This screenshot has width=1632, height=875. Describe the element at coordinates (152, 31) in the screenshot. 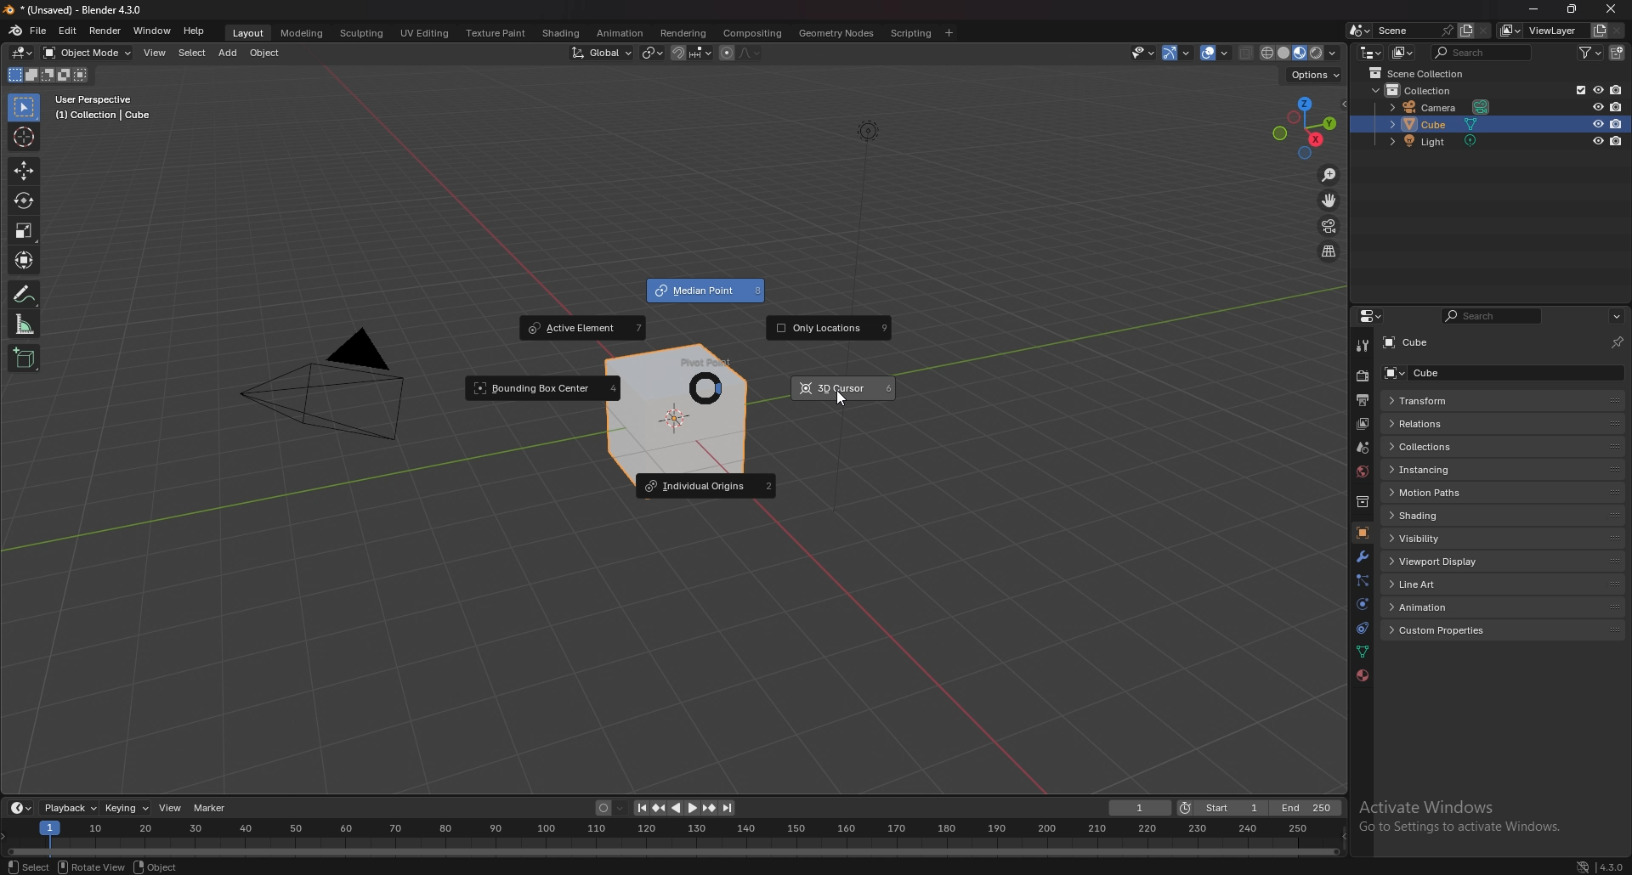

I see `window` at that location.